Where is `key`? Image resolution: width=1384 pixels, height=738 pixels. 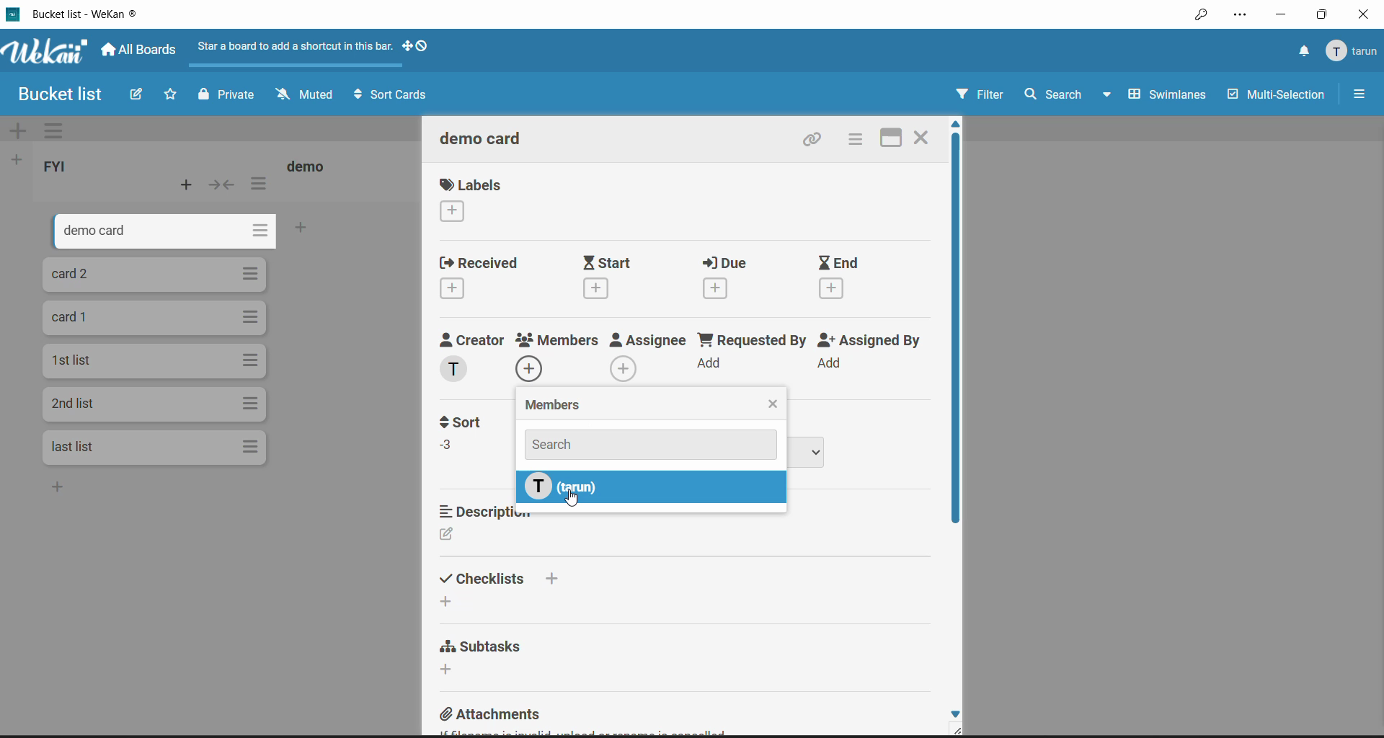
key is located at coordinates (1200, 16).